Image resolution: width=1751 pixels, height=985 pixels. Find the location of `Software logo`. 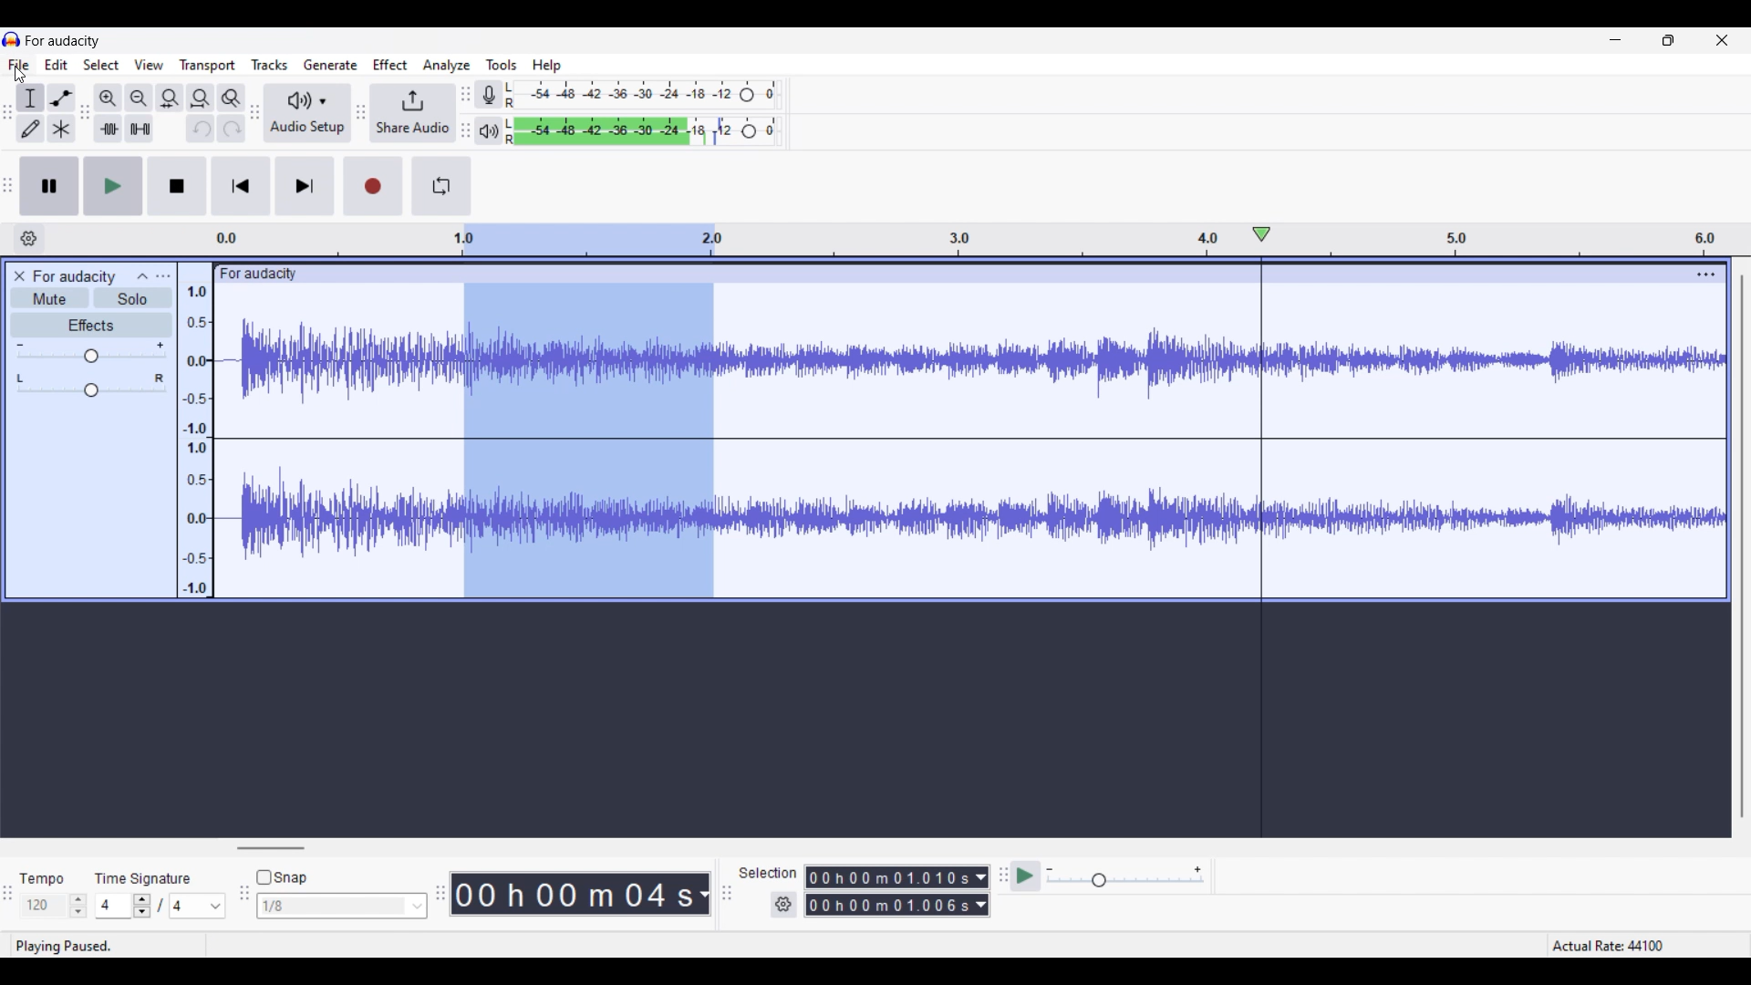

Software logo is located at coordinates (12, 39).